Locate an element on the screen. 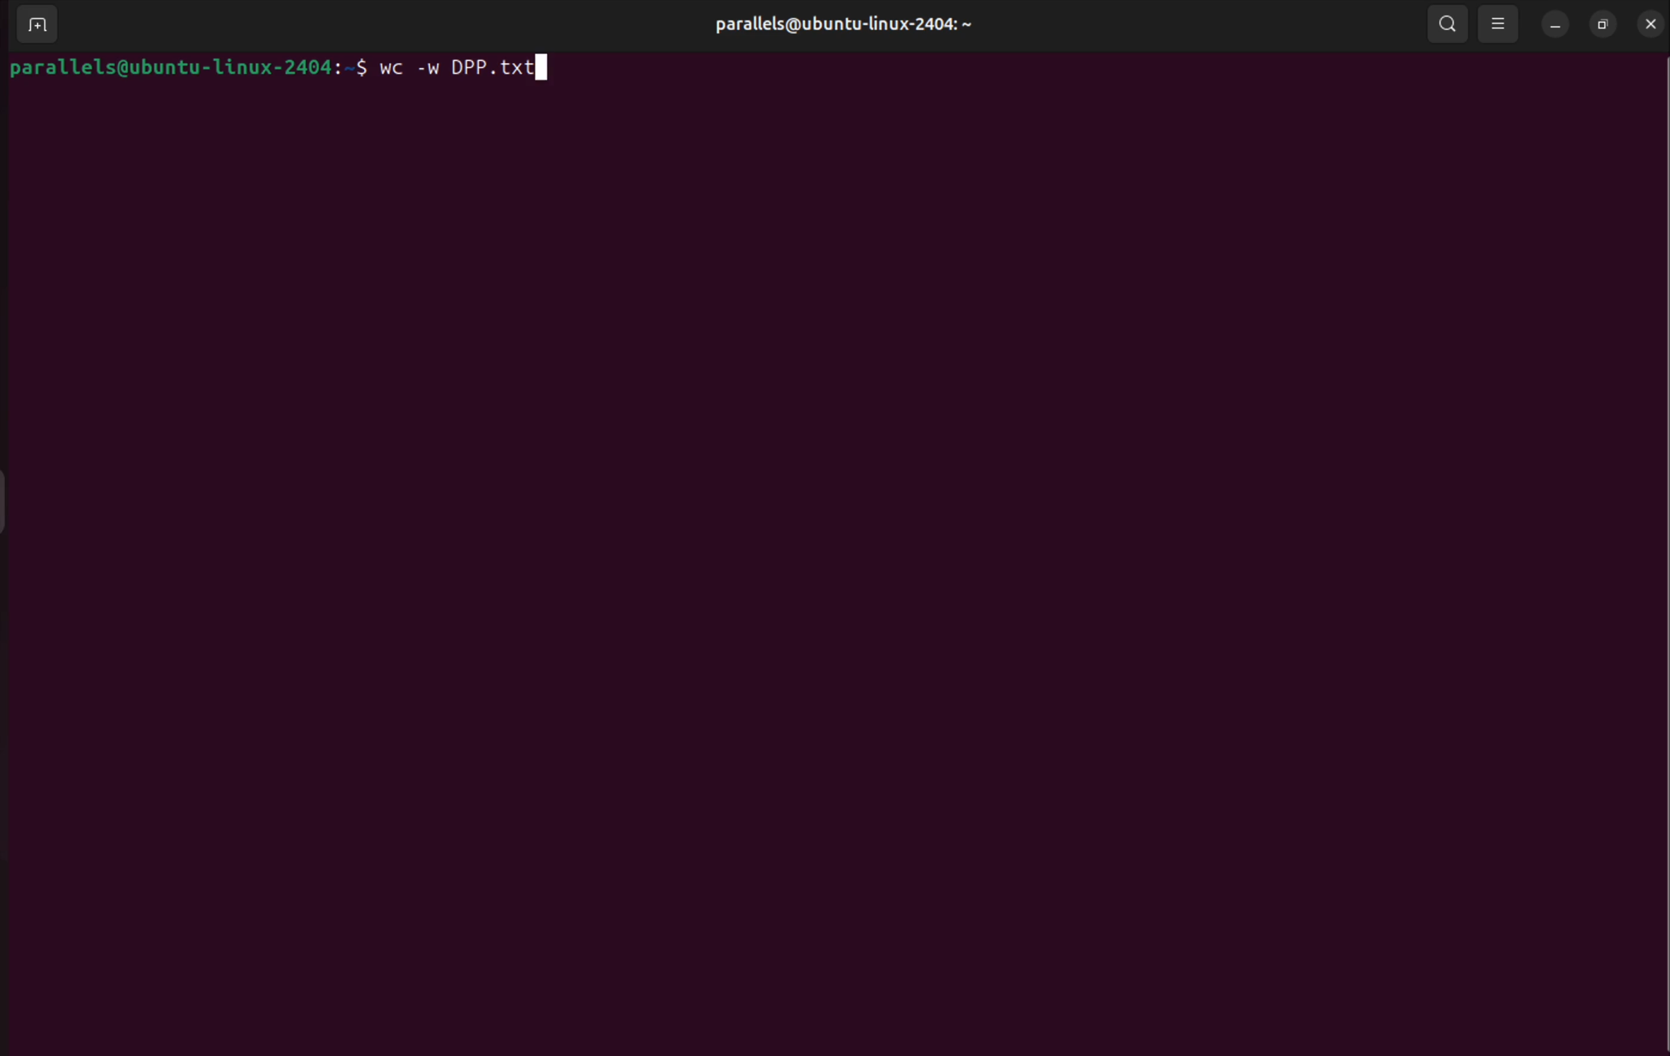  parallels@ubuntu-linux-2404:~$ is located at coordinates (189, 68).